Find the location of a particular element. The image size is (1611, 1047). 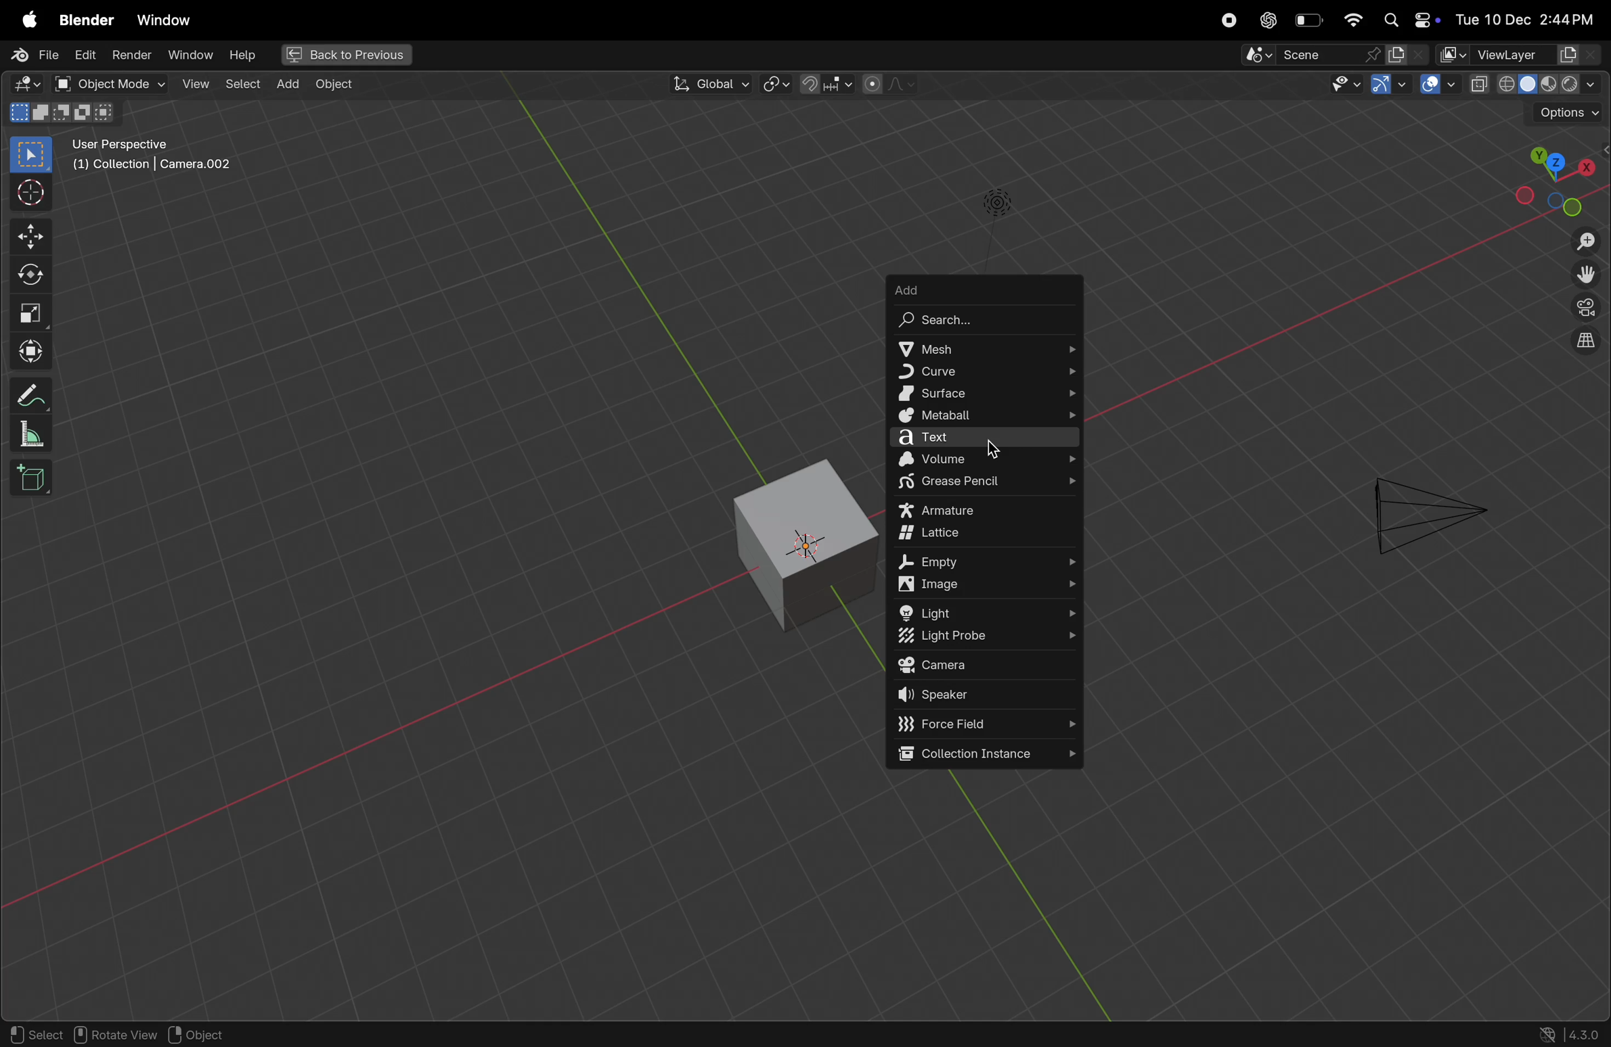

User perspective is located at coordinates (150, 161).